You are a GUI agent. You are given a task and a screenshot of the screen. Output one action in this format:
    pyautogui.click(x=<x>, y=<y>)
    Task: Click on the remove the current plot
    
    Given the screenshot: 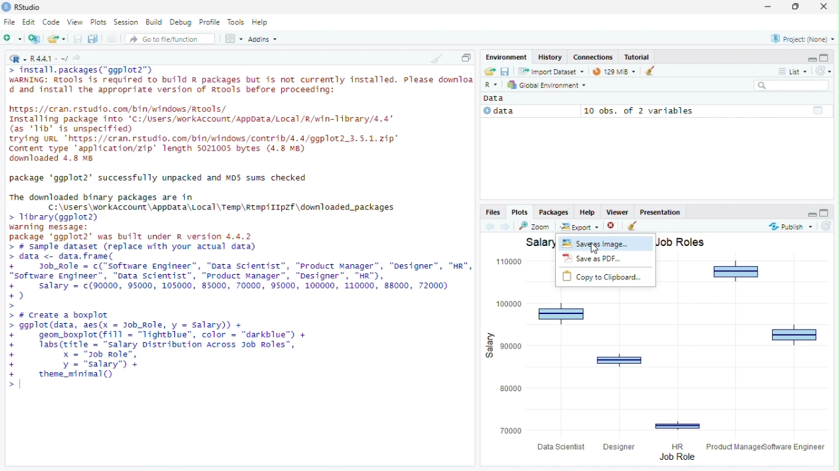 What is the action you would take?
    pyautogui.click(x=614, y=226)
    